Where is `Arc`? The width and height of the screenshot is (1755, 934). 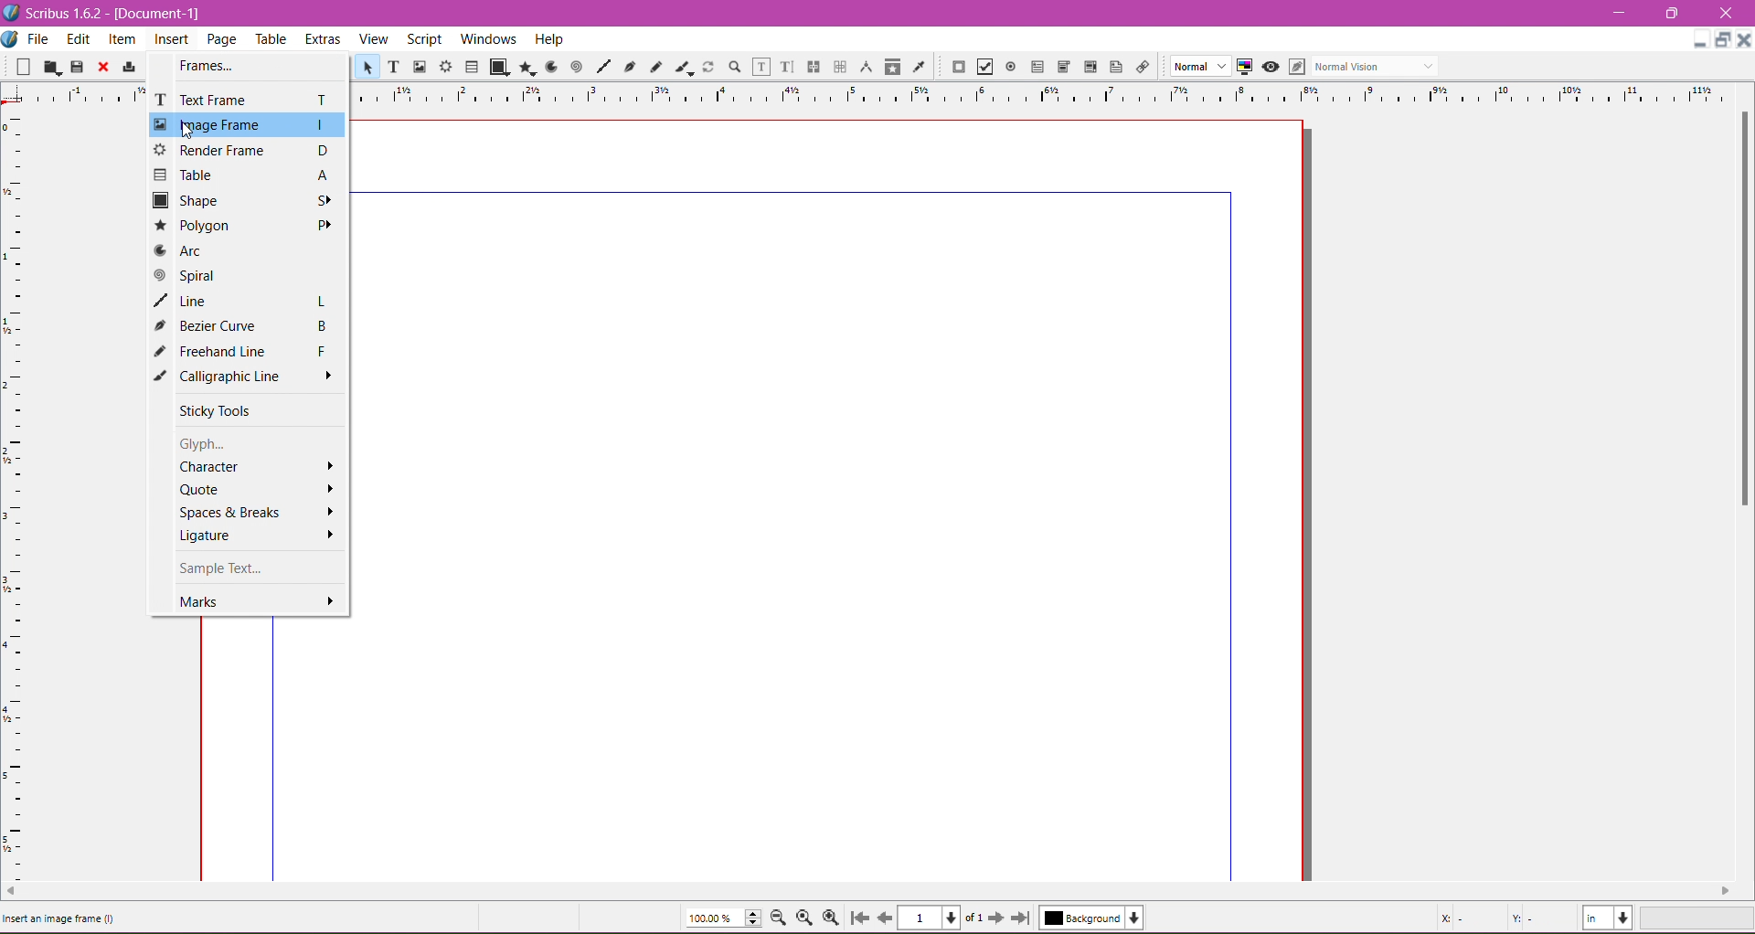
Arc is located at coordinates (249, 250).